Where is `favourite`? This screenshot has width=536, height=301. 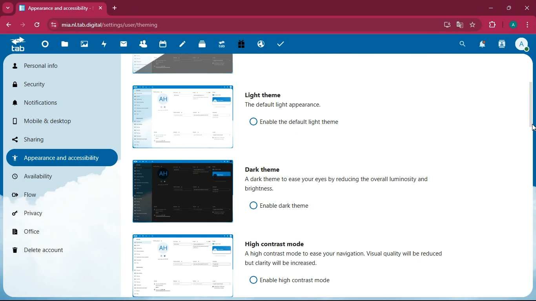 favourite is located at coordinates (473, 25).